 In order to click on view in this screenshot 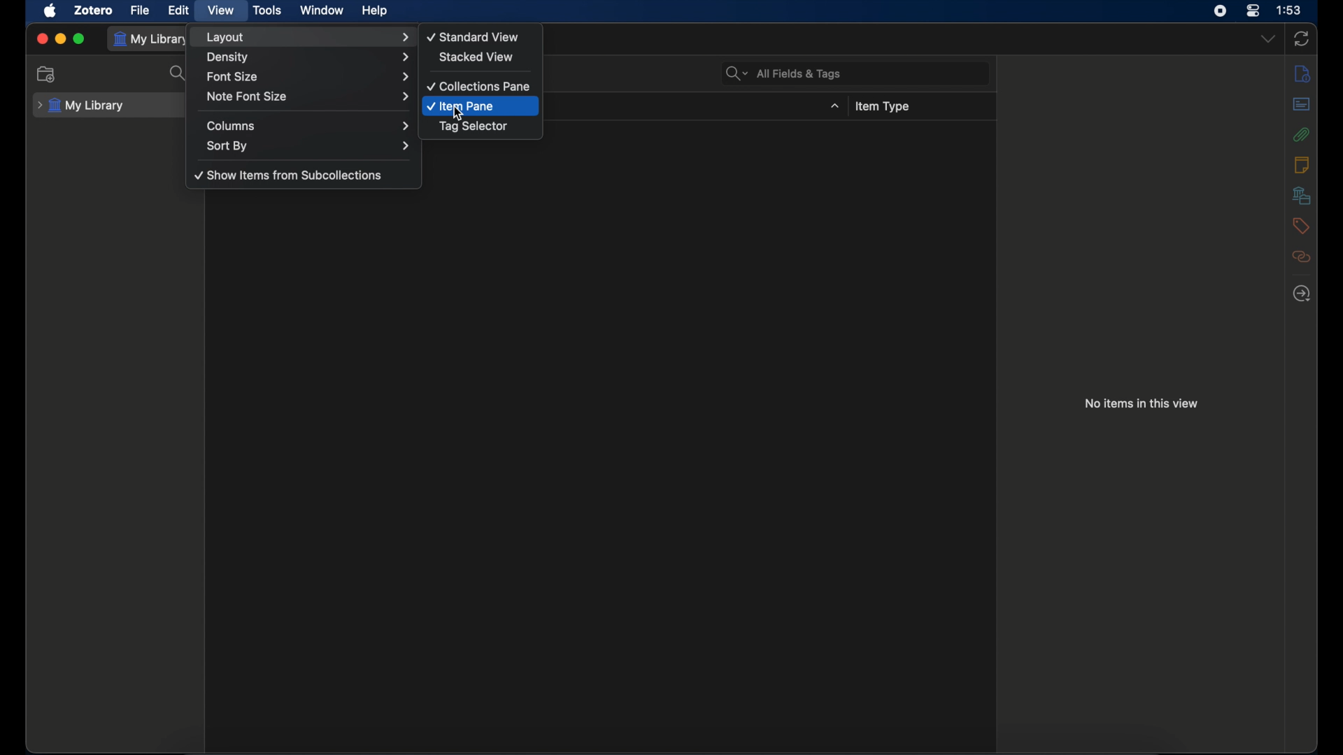, I will do `click(220, 10)`.